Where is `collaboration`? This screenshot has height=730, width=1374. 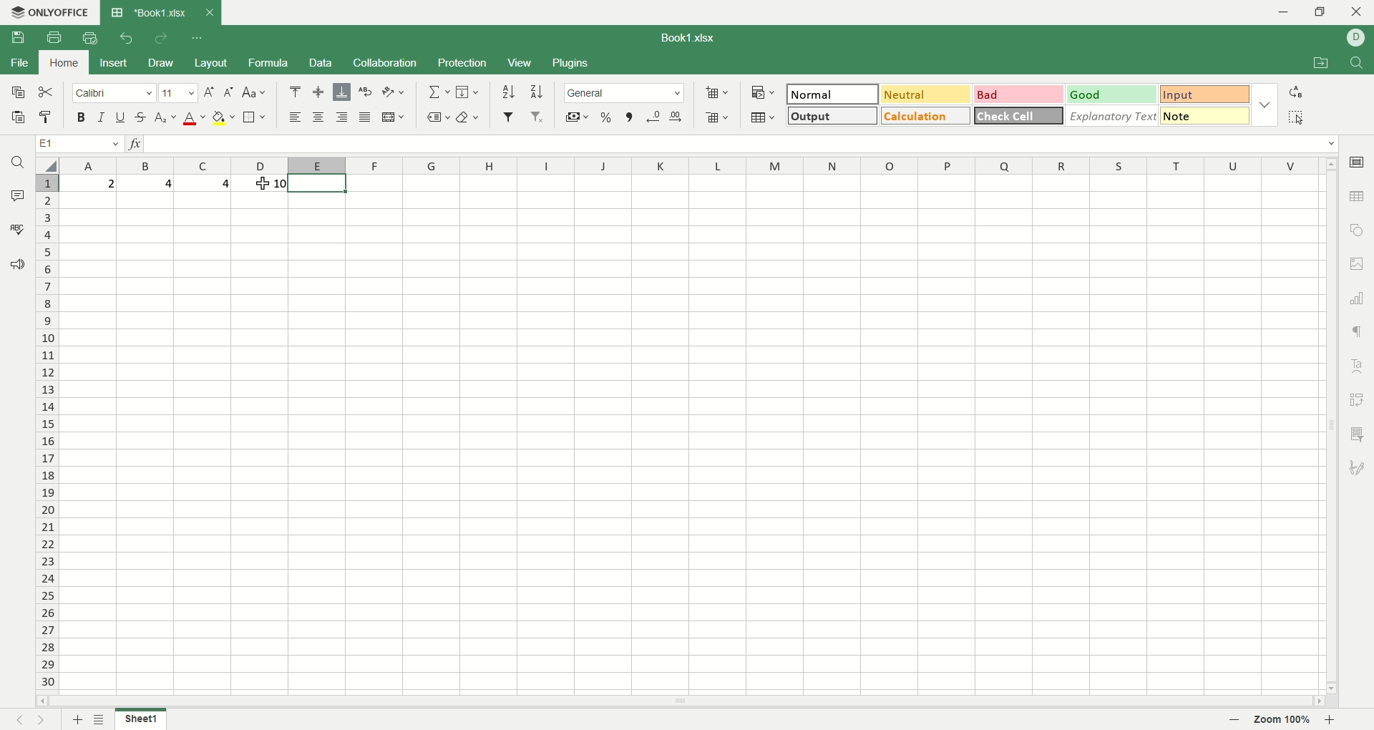
collaboration is located at coordinates (387, 62).